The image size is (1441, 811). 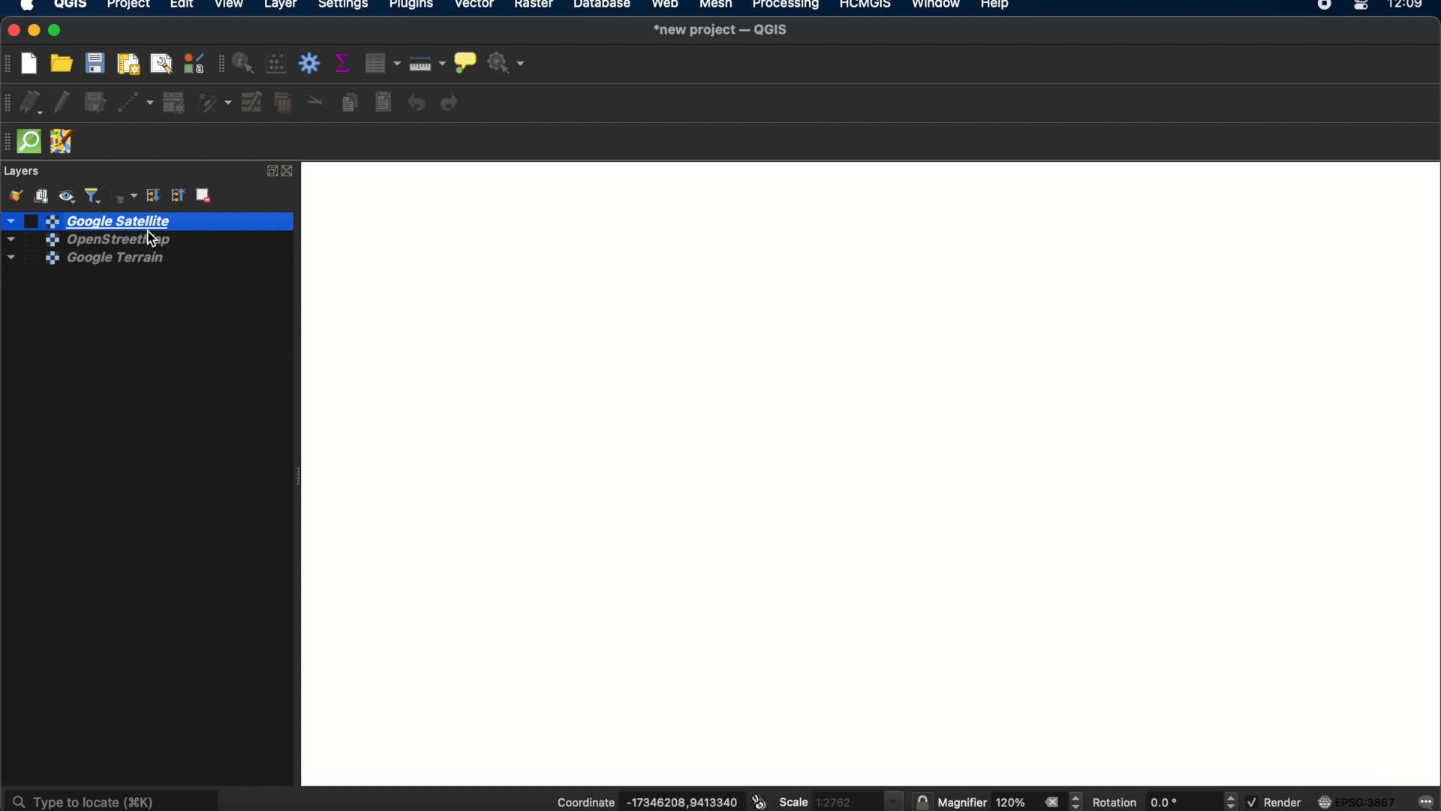 I want to click on project toolbar, so click(x=9, y=64).